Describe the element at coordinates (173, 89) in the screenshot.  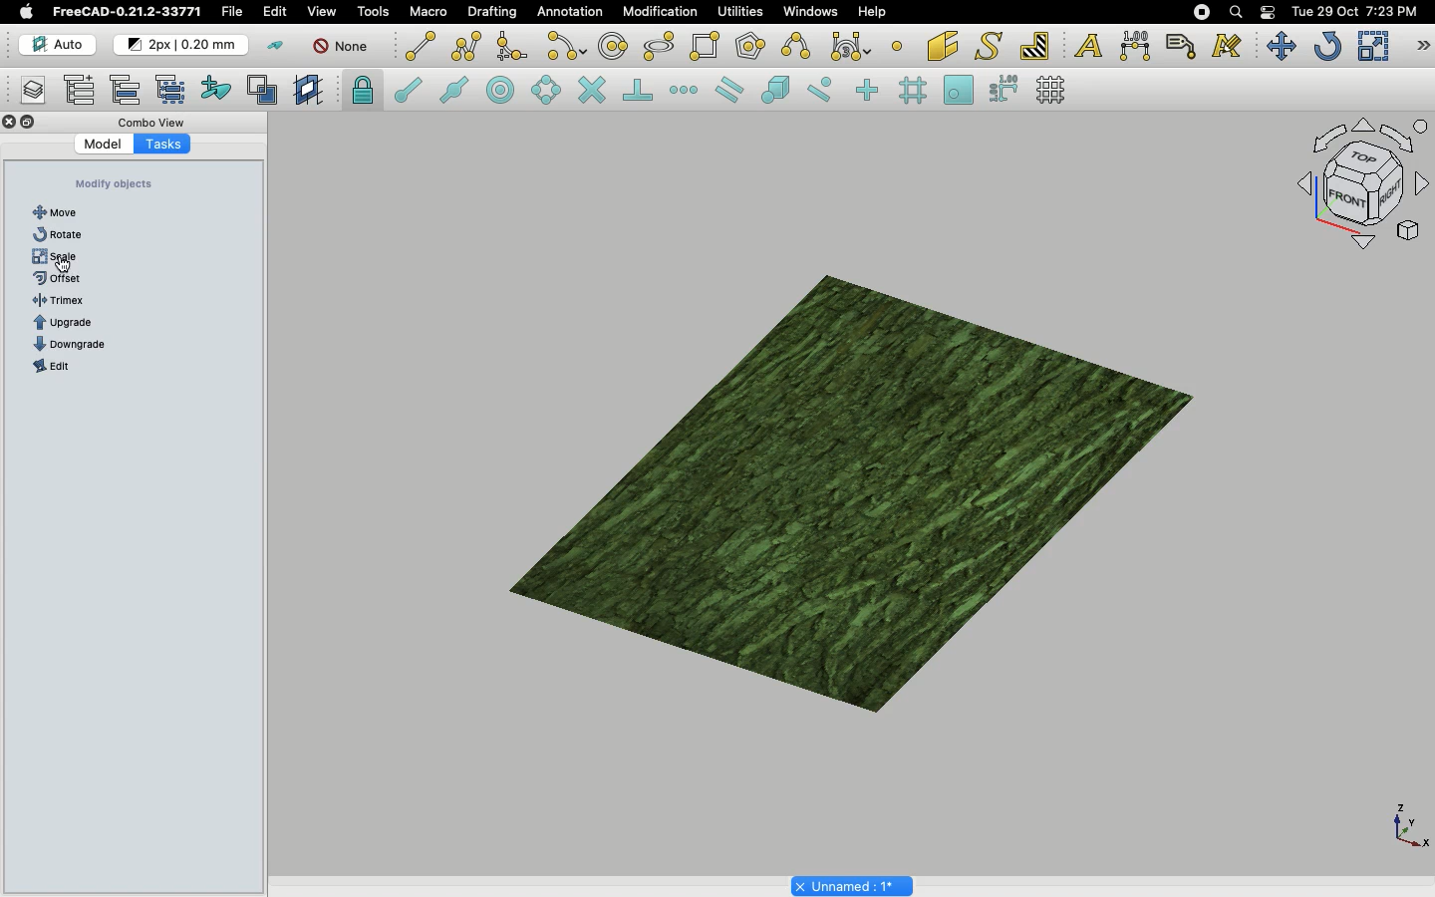
I see `Select group` at that location.